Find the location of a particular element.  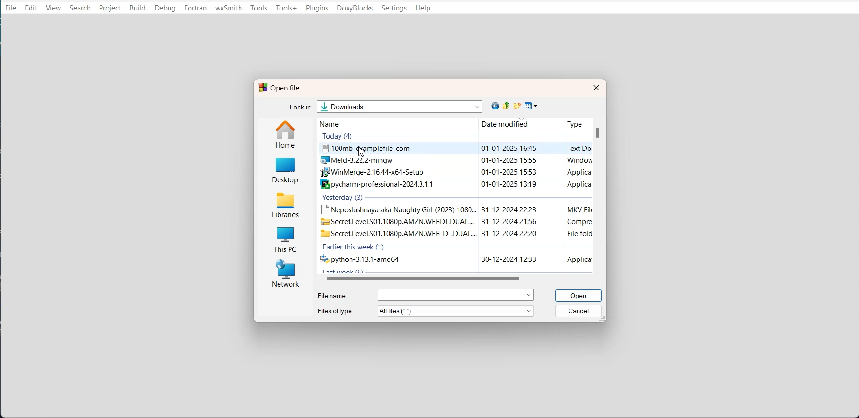

Tools is located at coordinates (259, 8).